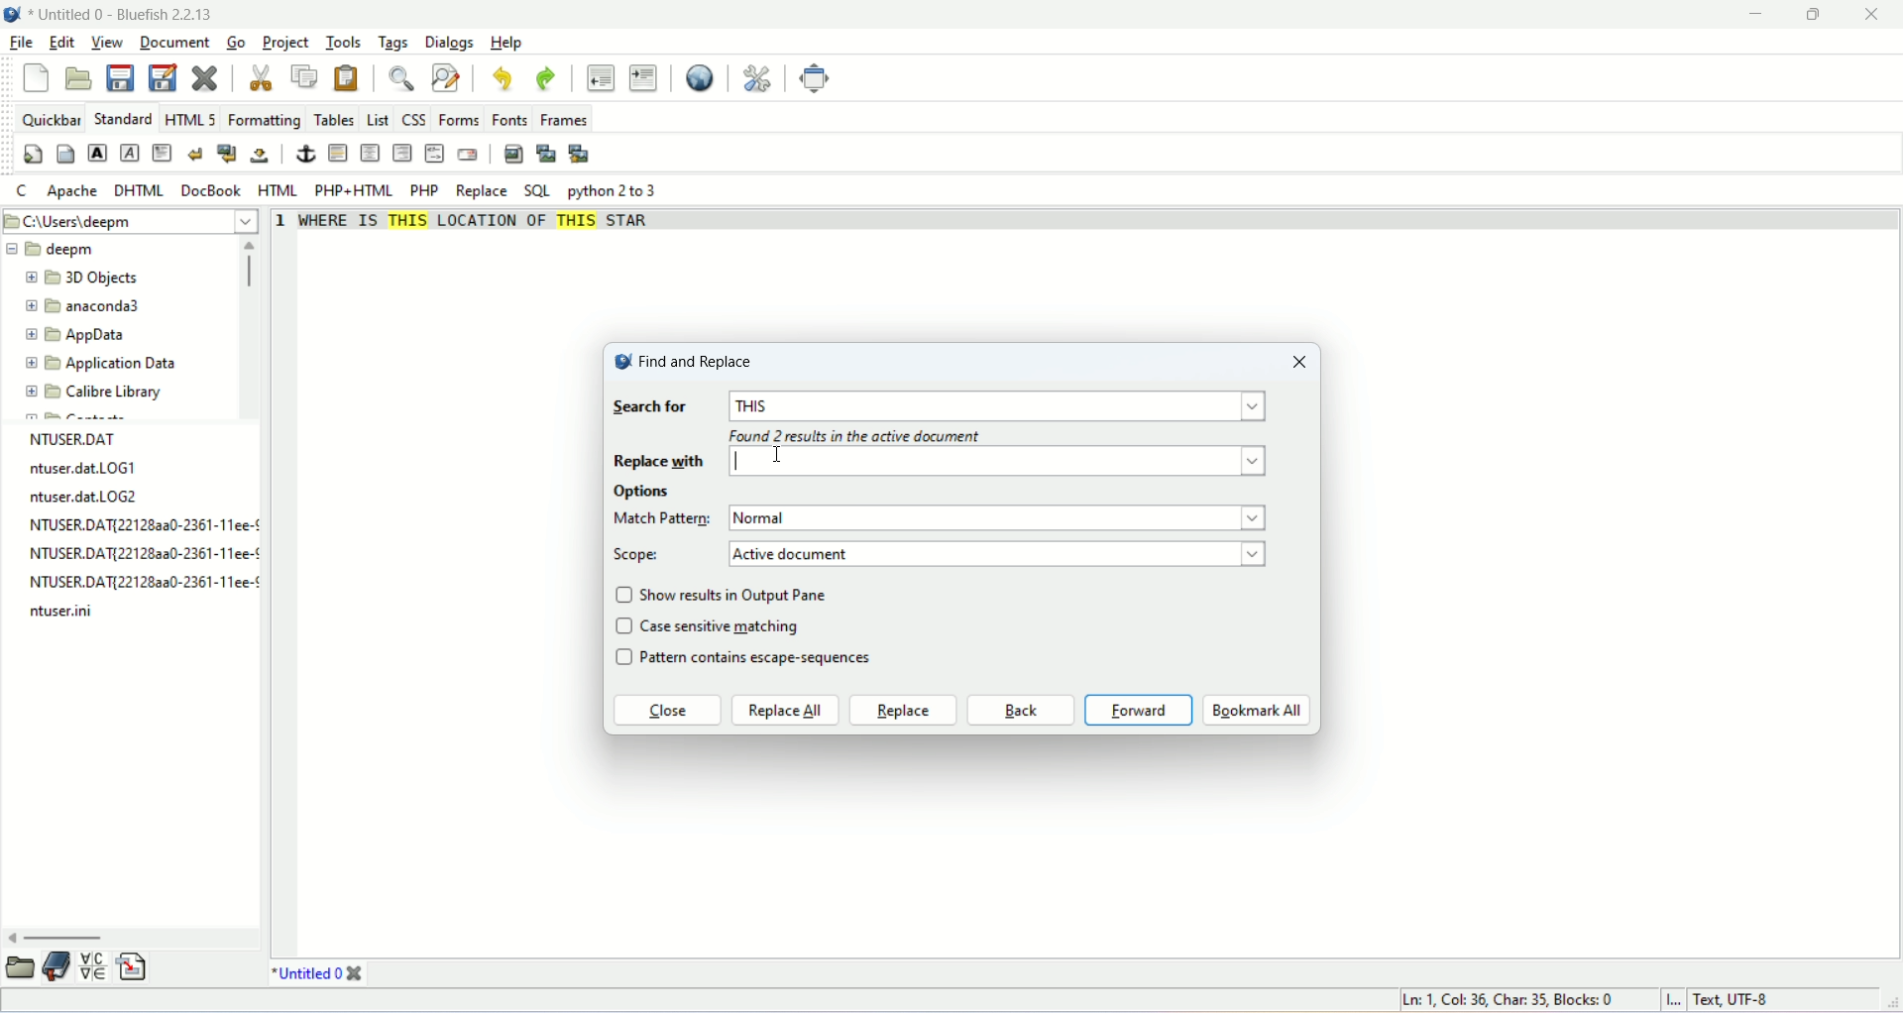 The image size is (1903, 1013). Describe the element at coordinates (22, 966) in the screenshot. I see `file browser` at that location.